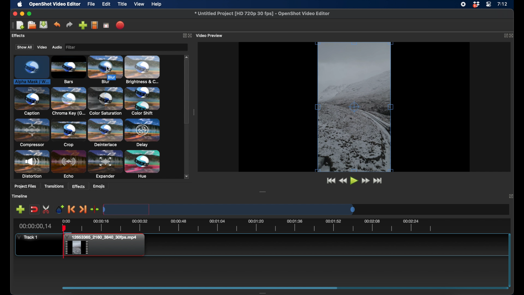 The width and height of the screenshot is (524, 295). What do you see at coordinates (59, 209) in the screenshot?
I see `add marker` at bounding box center [59, 209].